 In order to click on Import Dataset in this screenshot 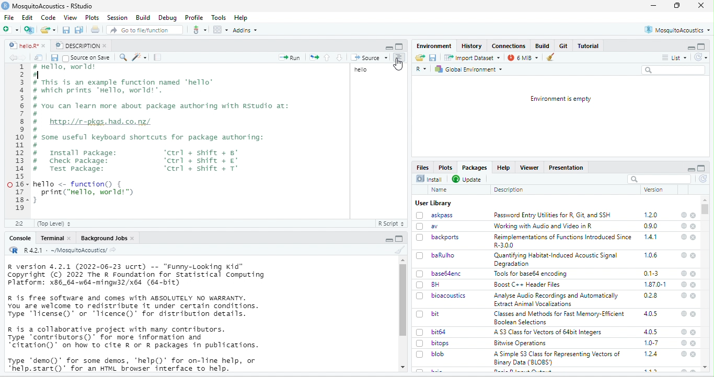, I will do `click(472, 57)`.